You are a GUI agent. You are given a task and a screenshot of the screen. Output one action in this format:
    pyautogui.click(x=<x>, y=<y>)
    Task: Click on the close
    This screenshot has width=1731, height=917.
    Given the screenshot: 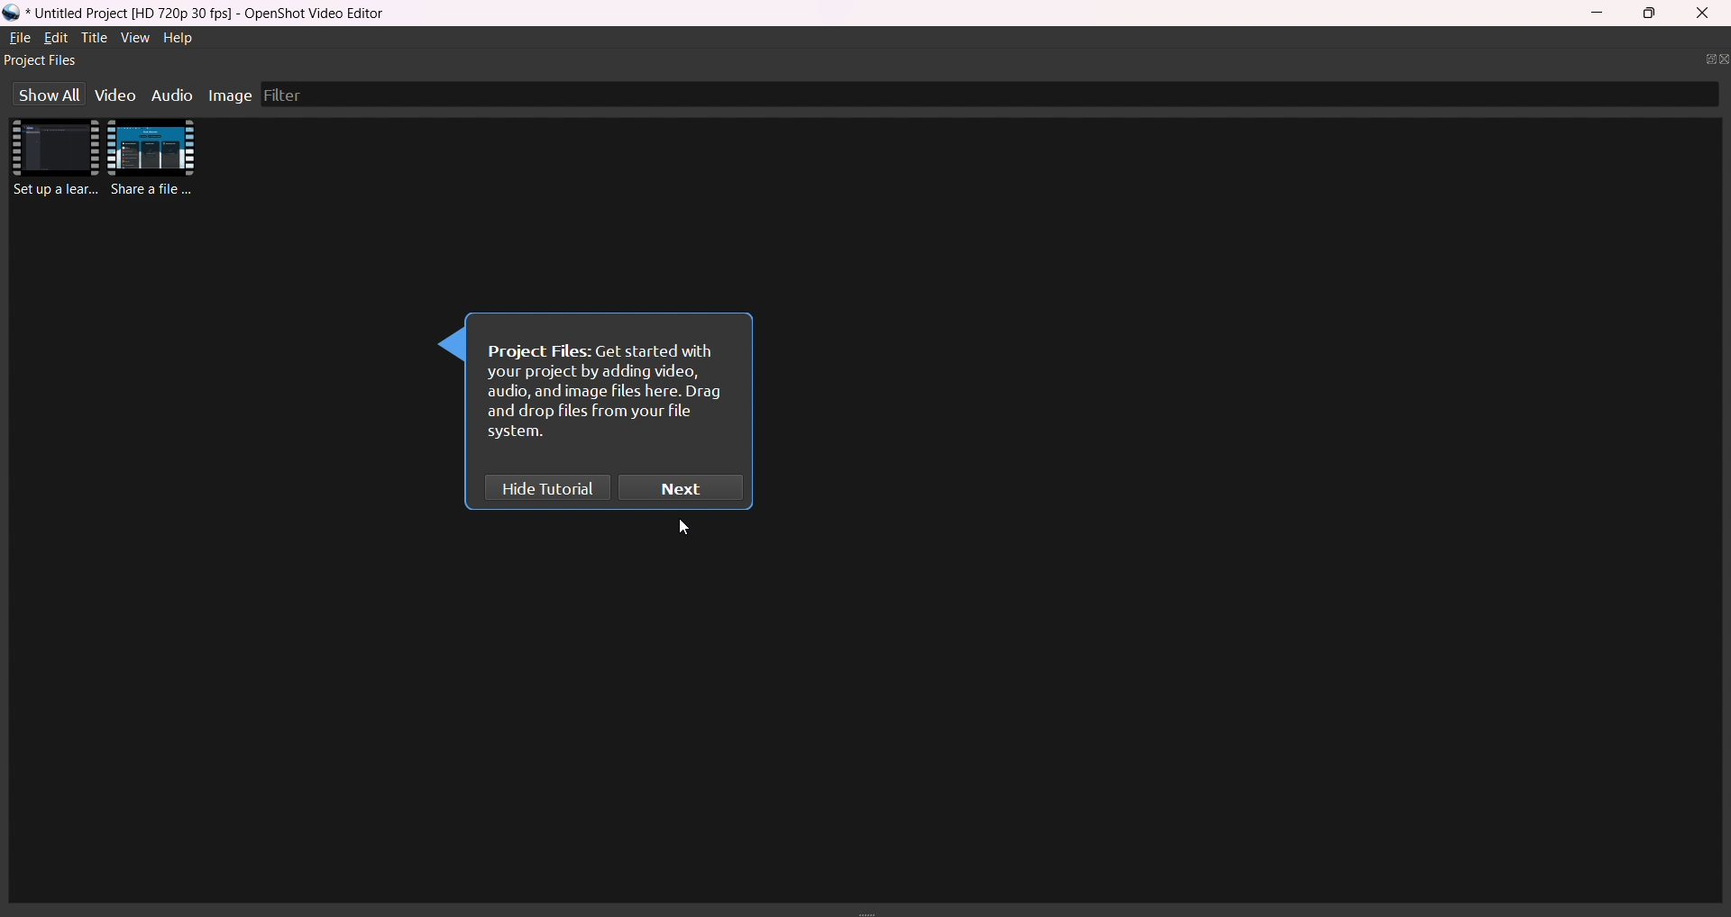 What is the action you would take?
    pyautogui.click(x=1725, y=59)
    